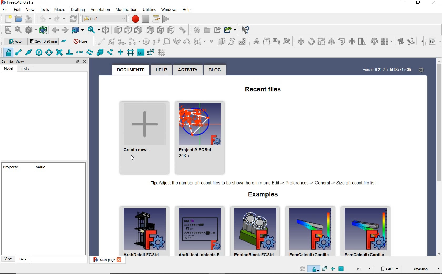  What do you see at coordinates (103, 30) in the screenshot?
I see `isometric` at bounding box center [103, 30].